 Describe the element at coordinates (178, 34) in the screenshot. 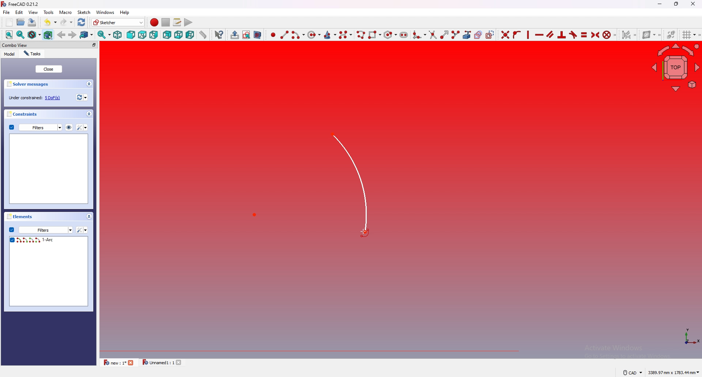

I see `bottom` at that location.